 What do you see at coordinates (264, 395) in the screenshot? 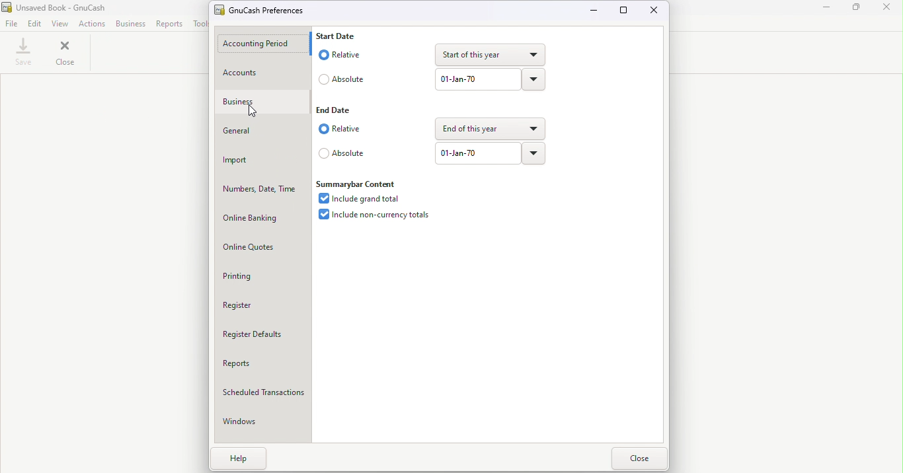
I see `Scheduled transactions` at bounding box center [264, 395].